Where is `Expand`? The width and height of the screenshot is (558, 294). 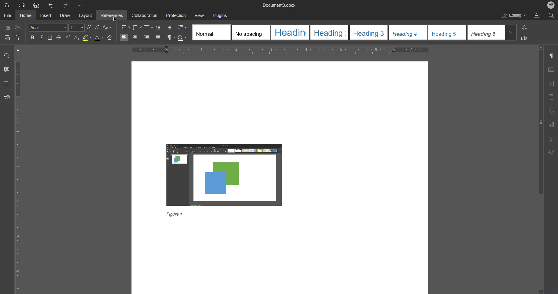 Expand is located at coordinates (511, 32).